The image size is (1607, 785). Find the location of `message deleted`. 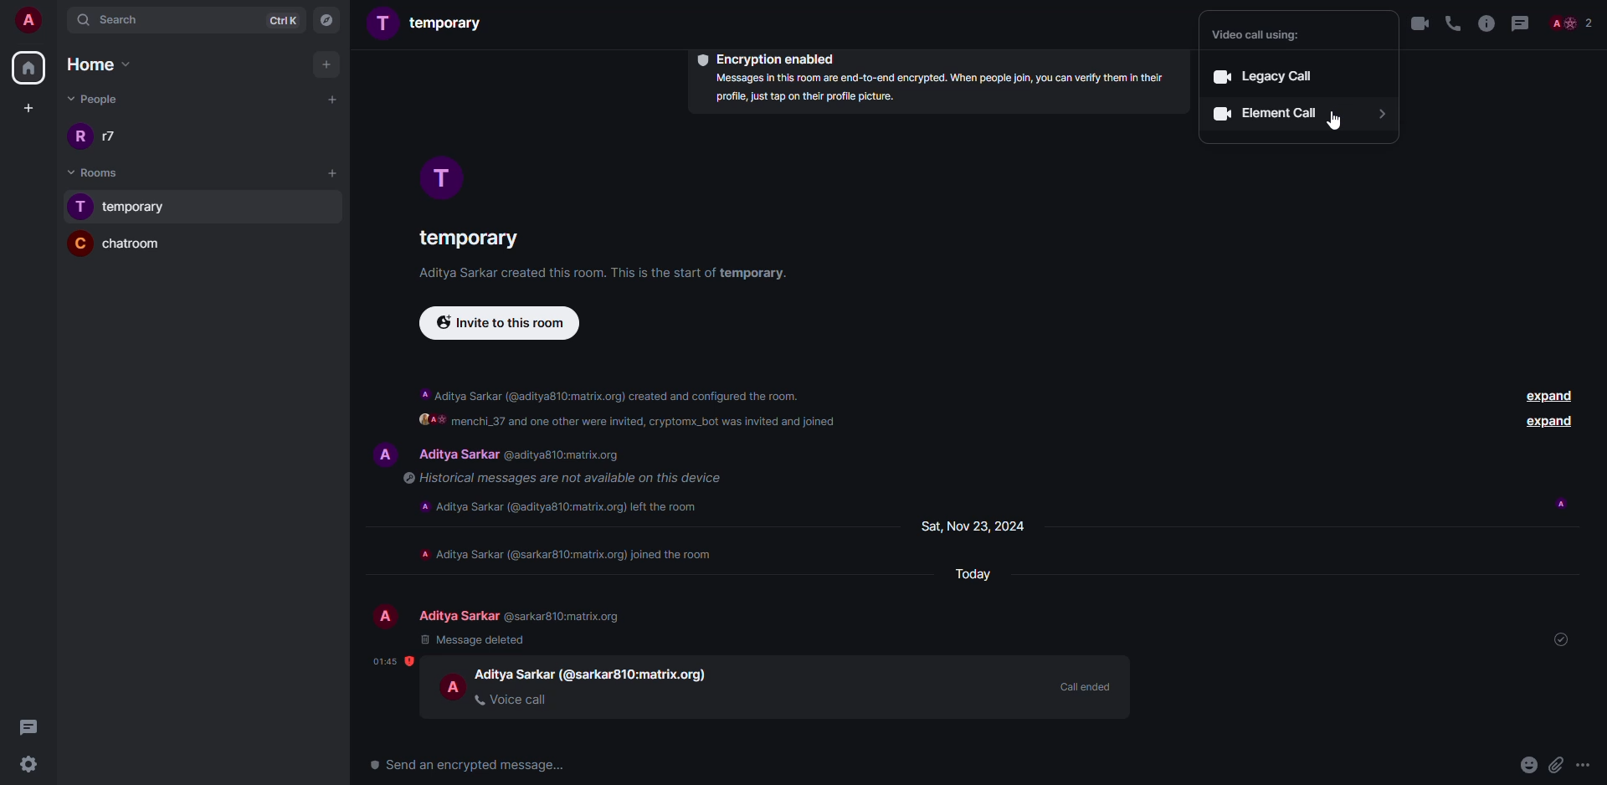

message deleted is located at coordinates (474, 640).